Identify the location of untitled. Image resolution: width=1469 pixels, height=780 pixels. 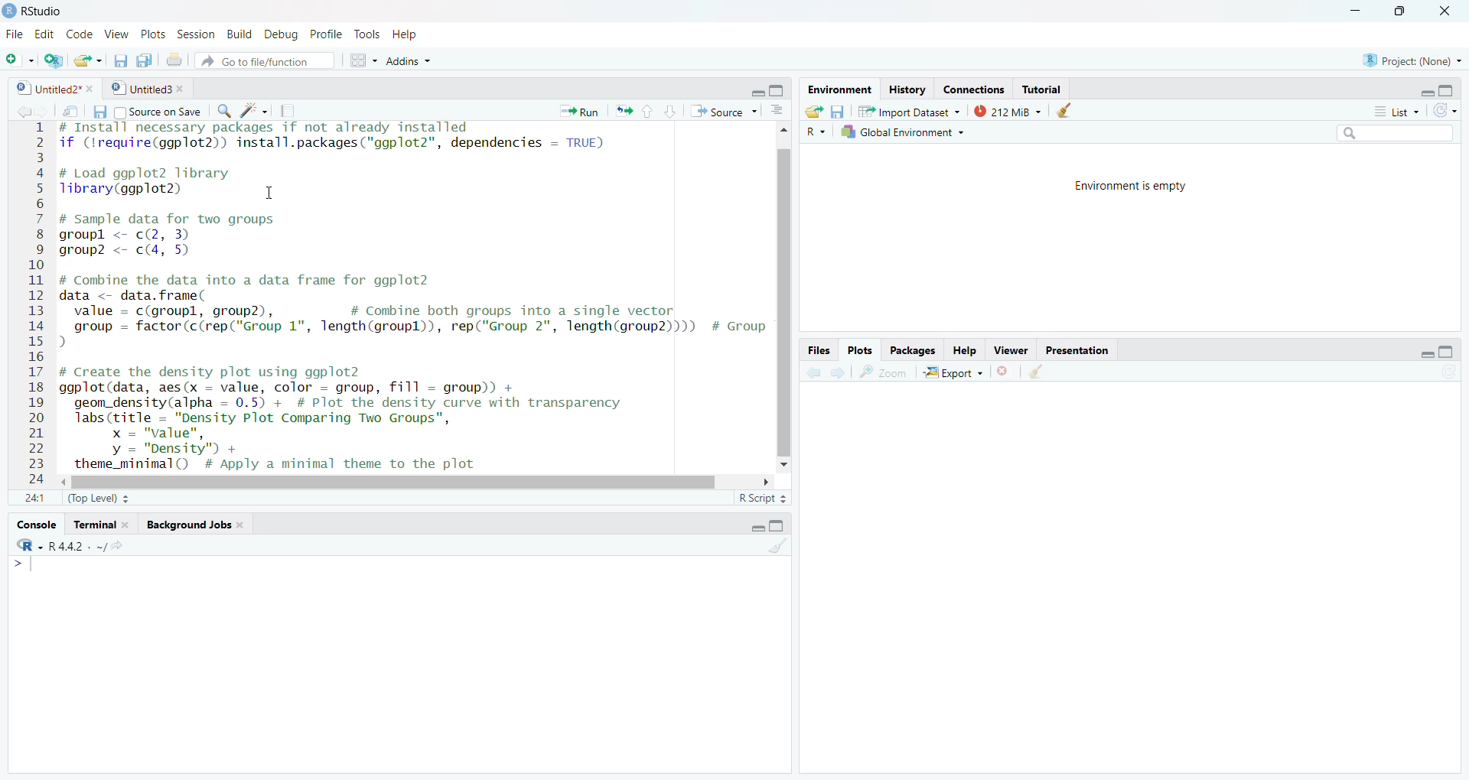
(146, 89).